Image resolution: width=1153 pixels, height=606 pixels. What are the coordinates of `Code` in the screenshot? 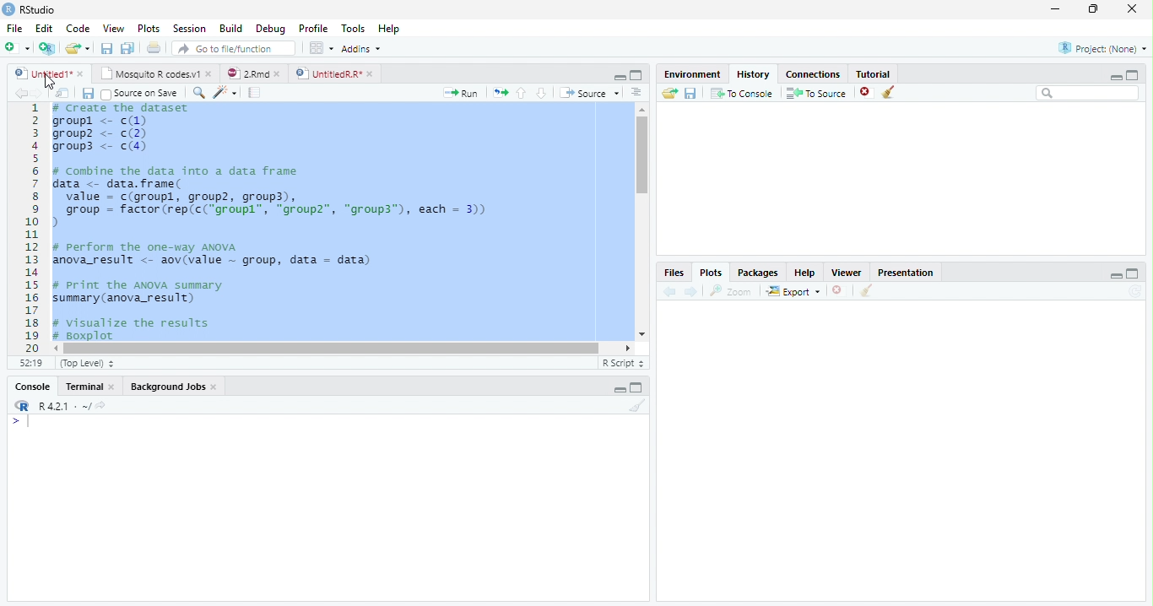 It's located at (76, 29).